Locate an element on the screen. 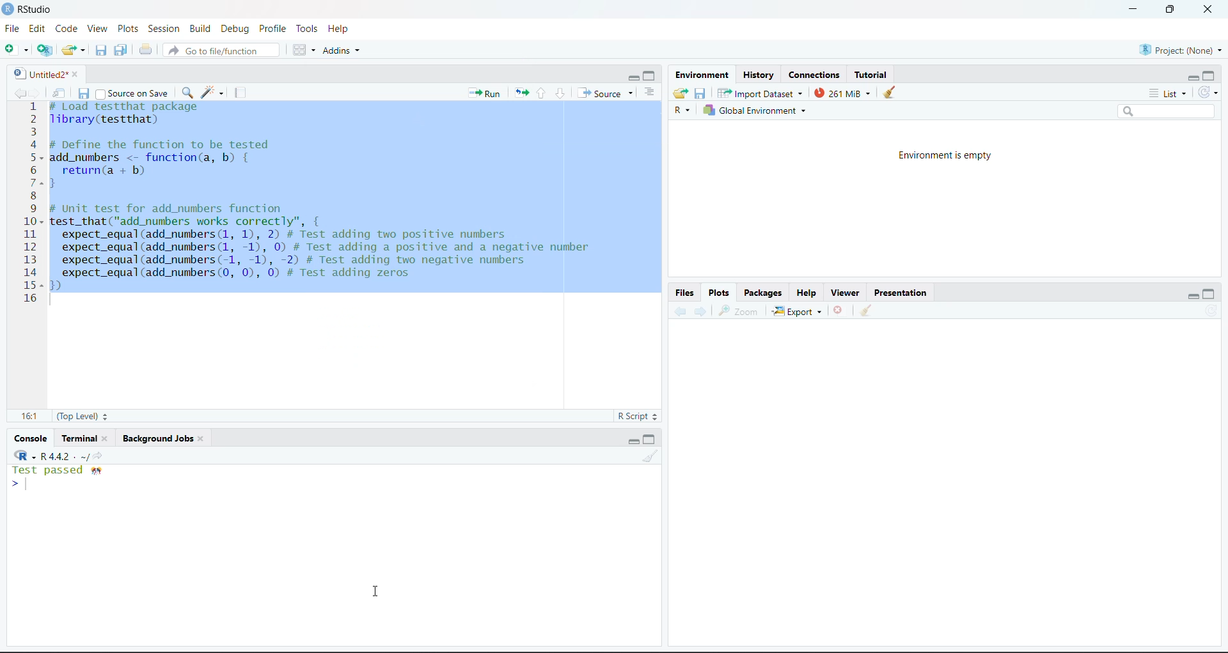 The image size is (1228, 653). maximize is located at coordinates (1210, 74).